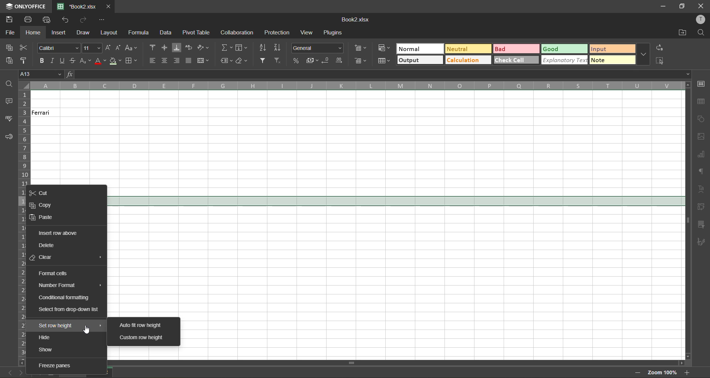  I want to click on scrollbar, so click(687, 220).